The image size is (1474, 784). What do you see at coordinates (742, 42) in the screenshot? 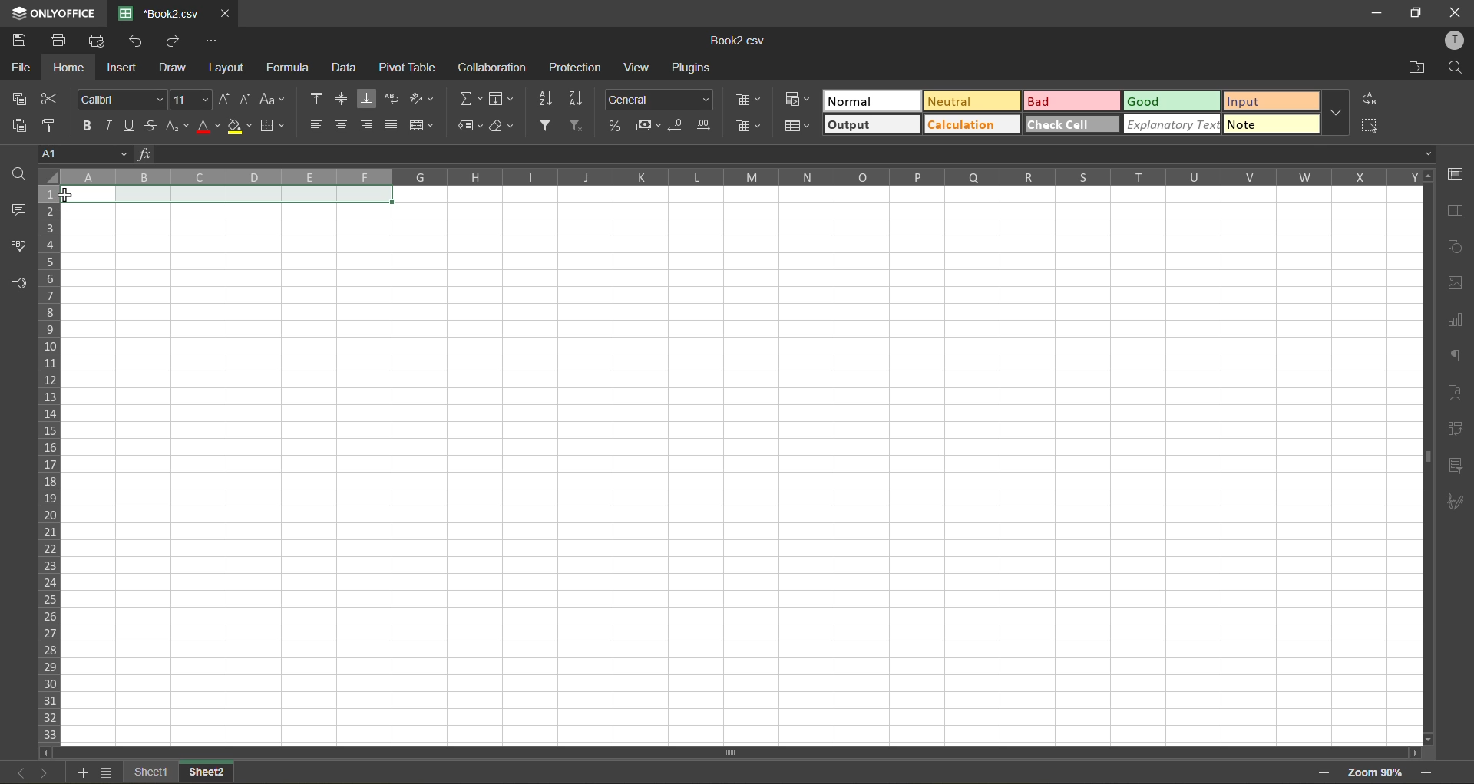
I see `file name` at bounding box center [742, 42].